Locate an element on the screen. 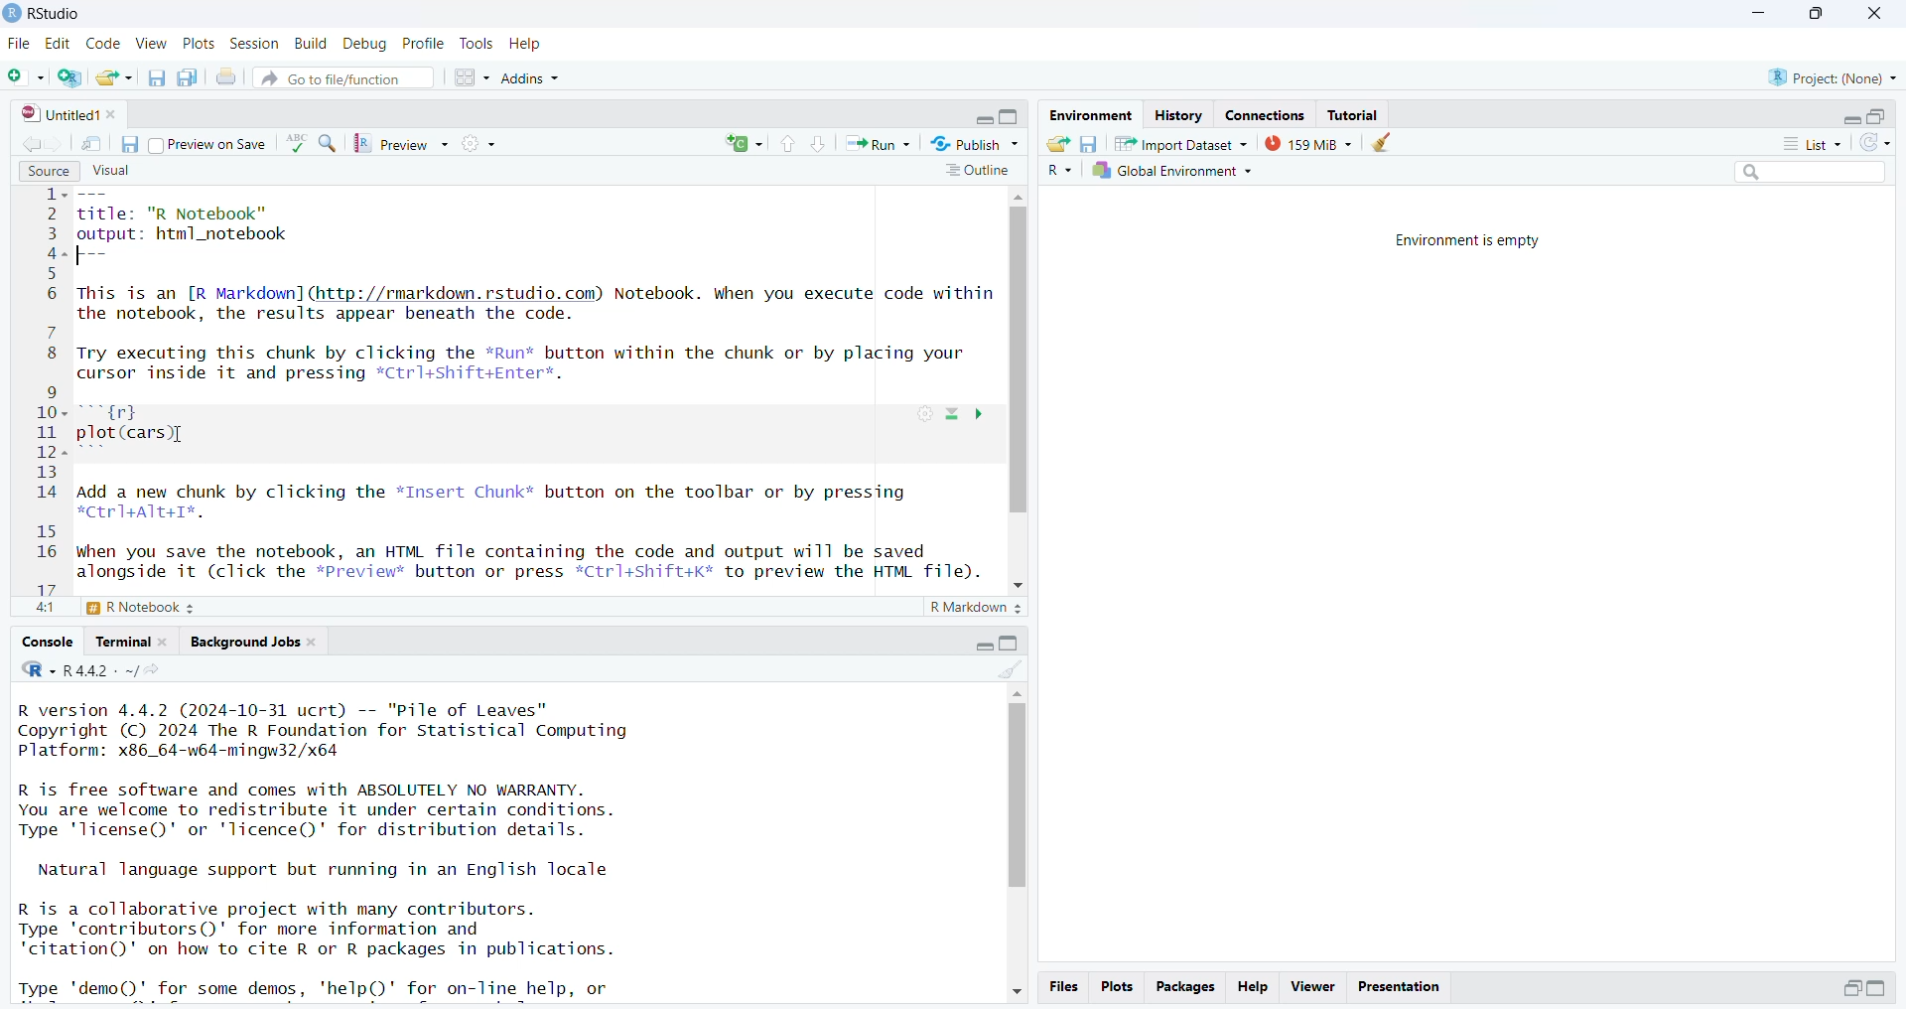 The image size is (1906, 1009). plots is located at coordinates (1116, 987).